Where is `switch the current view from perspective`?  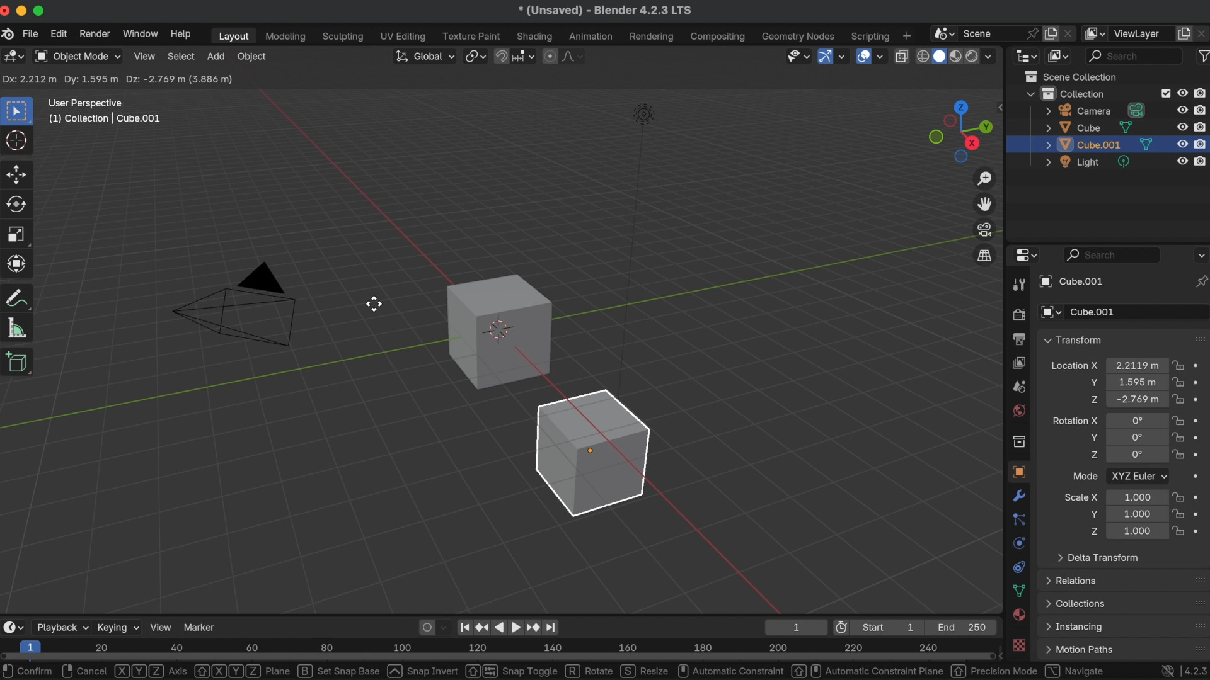
switch the current view from perspective is located at coordinates (984, 255).